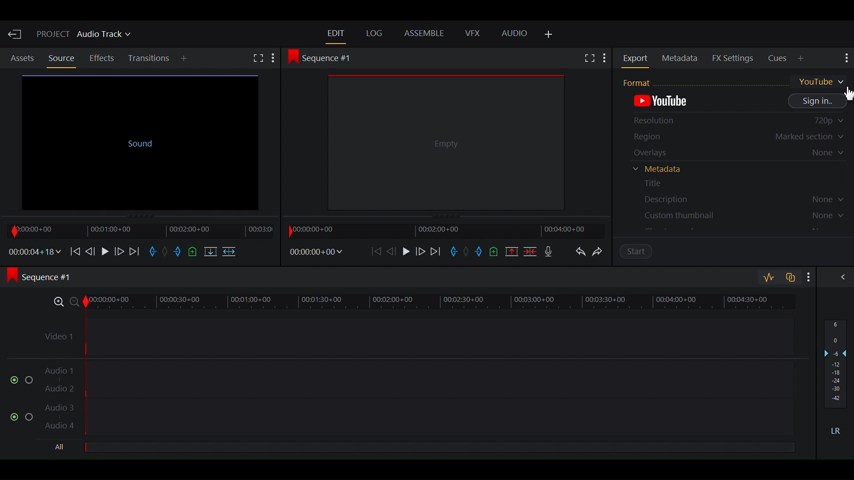 The height and width of the screenshot is (480, 854). What do you see at coordinates (420, 252) in the screenshot?
I see `Nudge one frame forward` at bounding box center [420, 252].